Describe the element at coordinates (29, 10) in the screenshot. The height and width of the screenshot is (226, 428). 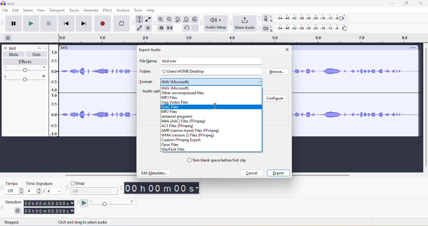
I see `select` at that location.